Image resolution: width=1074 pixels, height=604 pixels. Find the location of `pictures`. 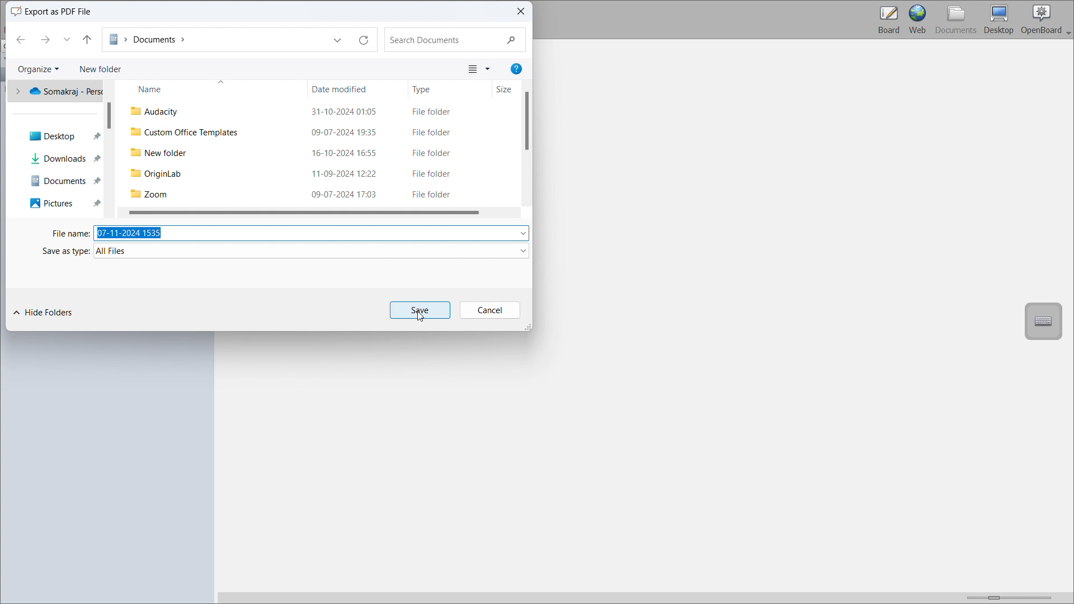

pictures is located at coordinates (54, 204).